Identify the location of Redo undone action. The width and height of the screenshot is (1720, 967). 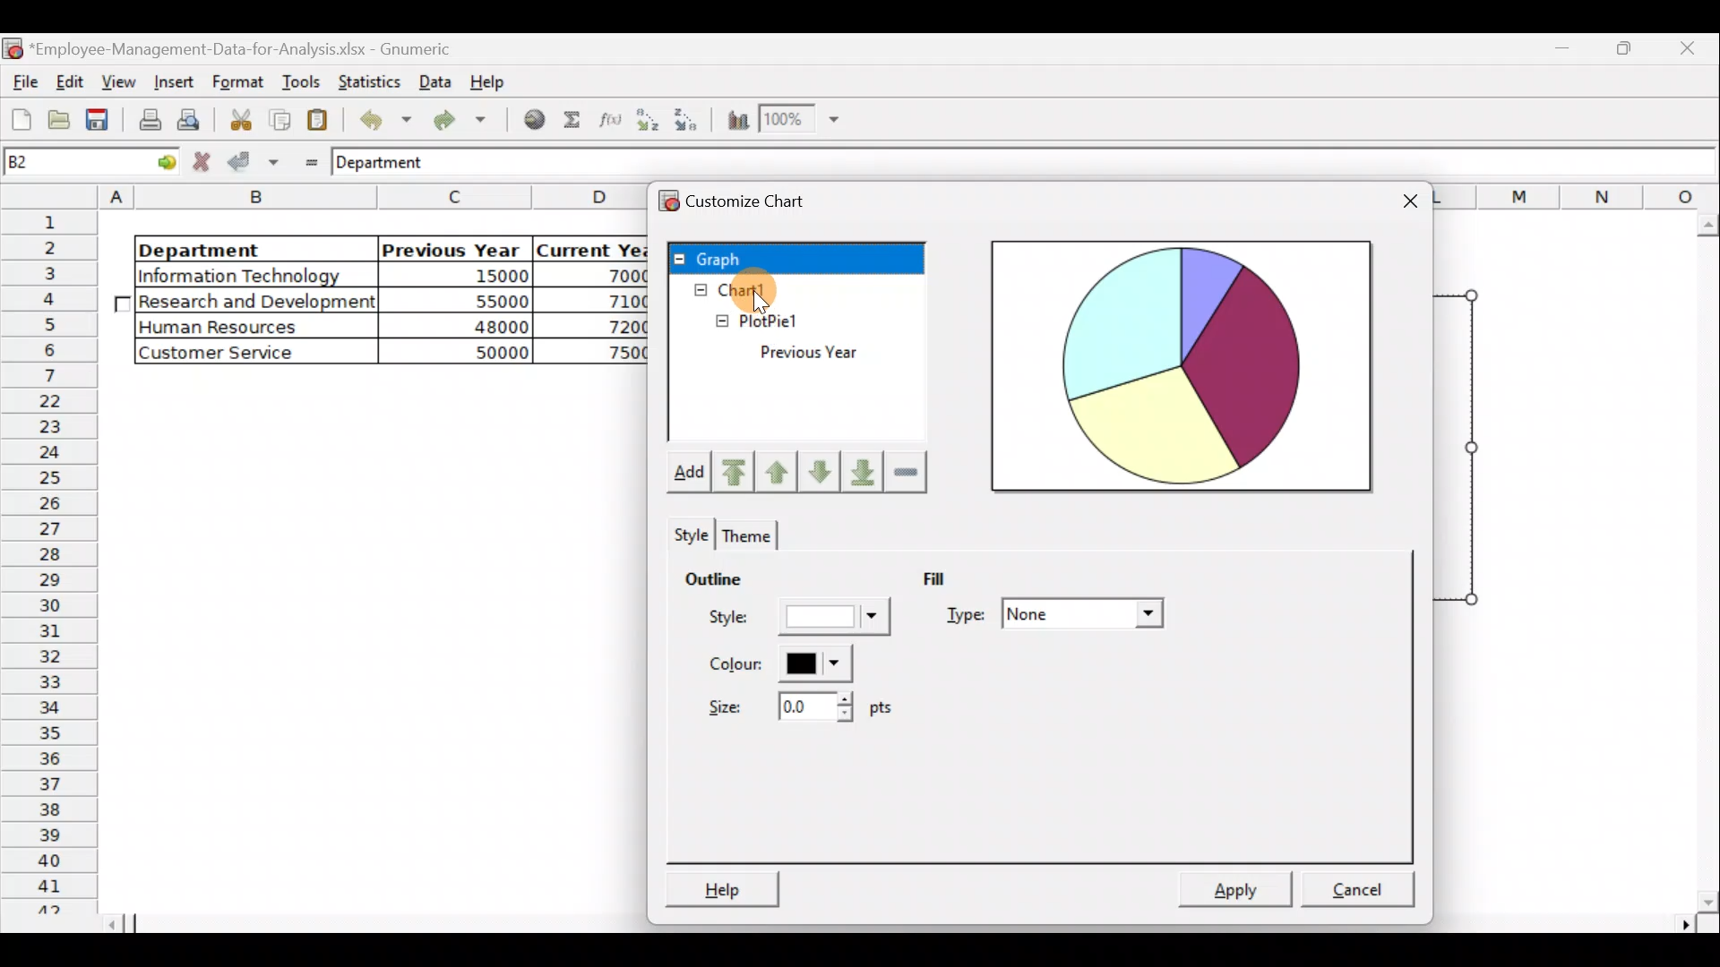
(466, 120).